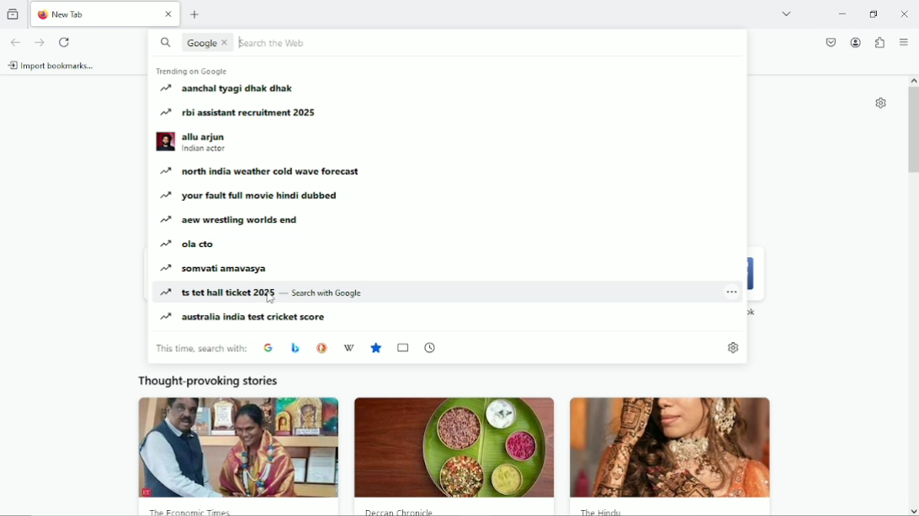 This screenshot has height=516, width=919. Describe the element at coordinates (245, 319) in the screenshot. I see `australia india test cricket score` at that location.